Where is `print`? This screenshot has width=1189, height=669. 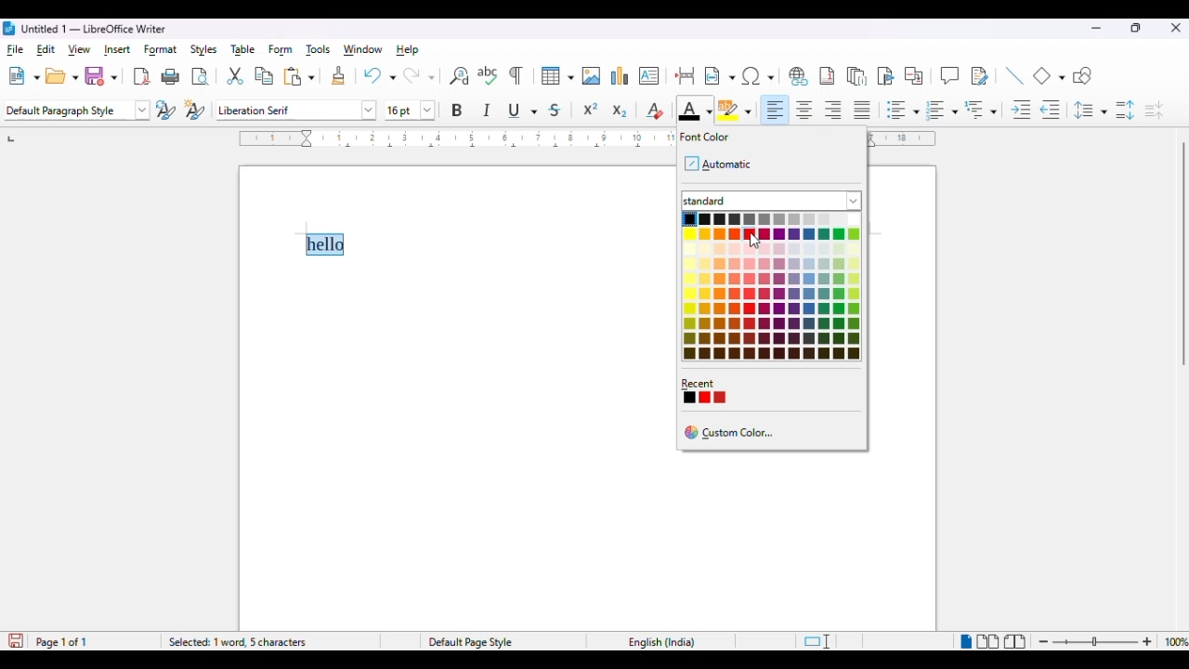 print is located at coordinates (170, 77).